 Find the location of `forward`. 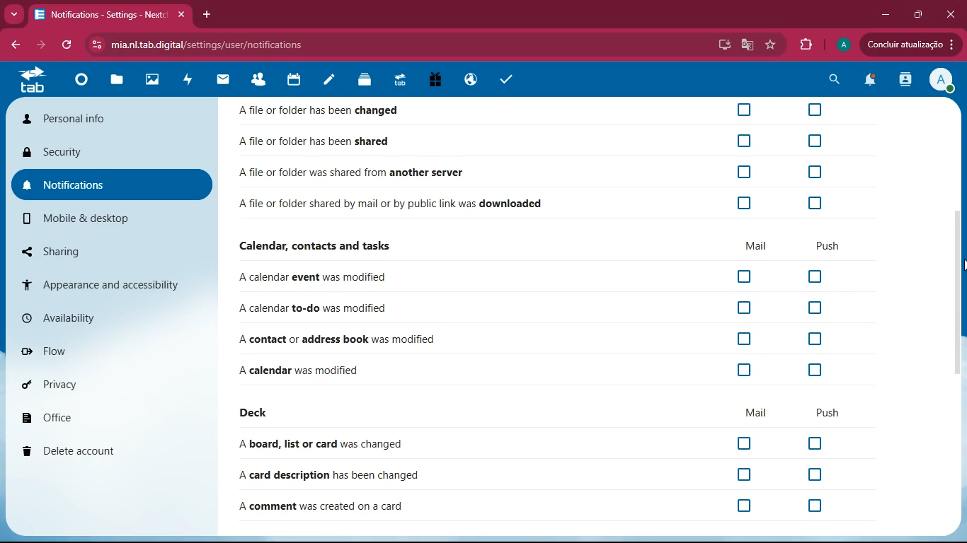

forward is located at coordinates (43, 45).